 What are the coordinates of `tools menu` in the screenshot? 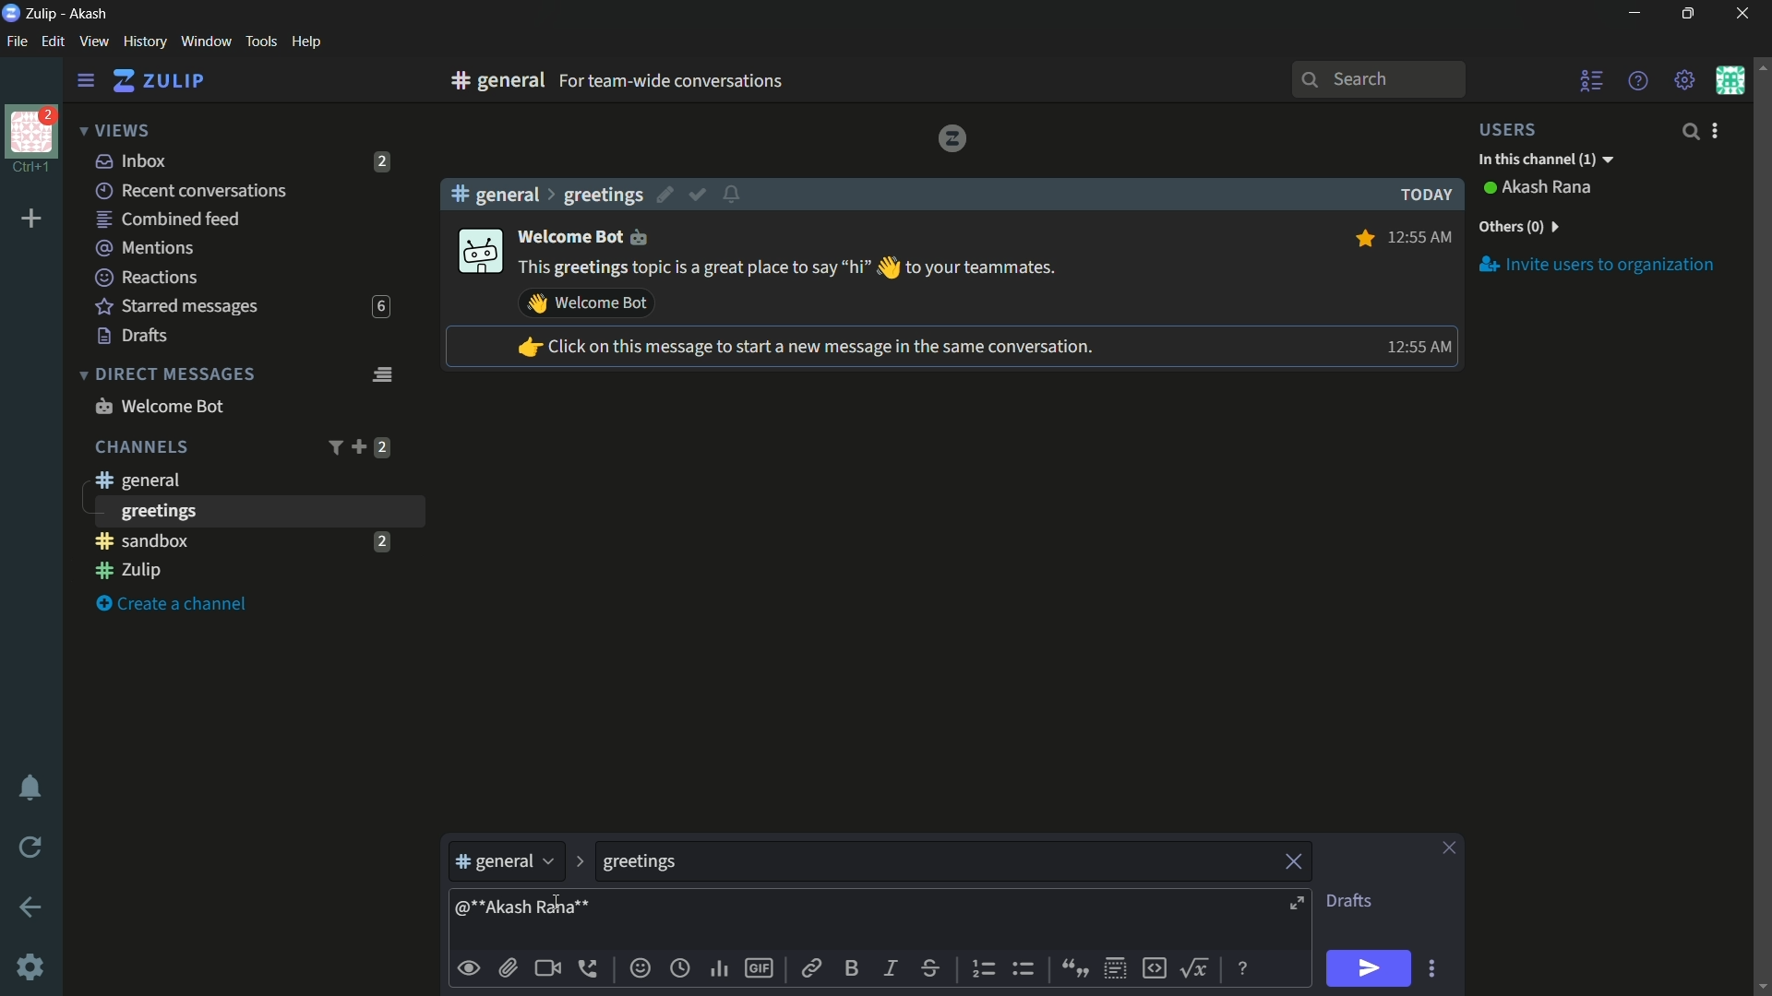 It's located at (260, 41).